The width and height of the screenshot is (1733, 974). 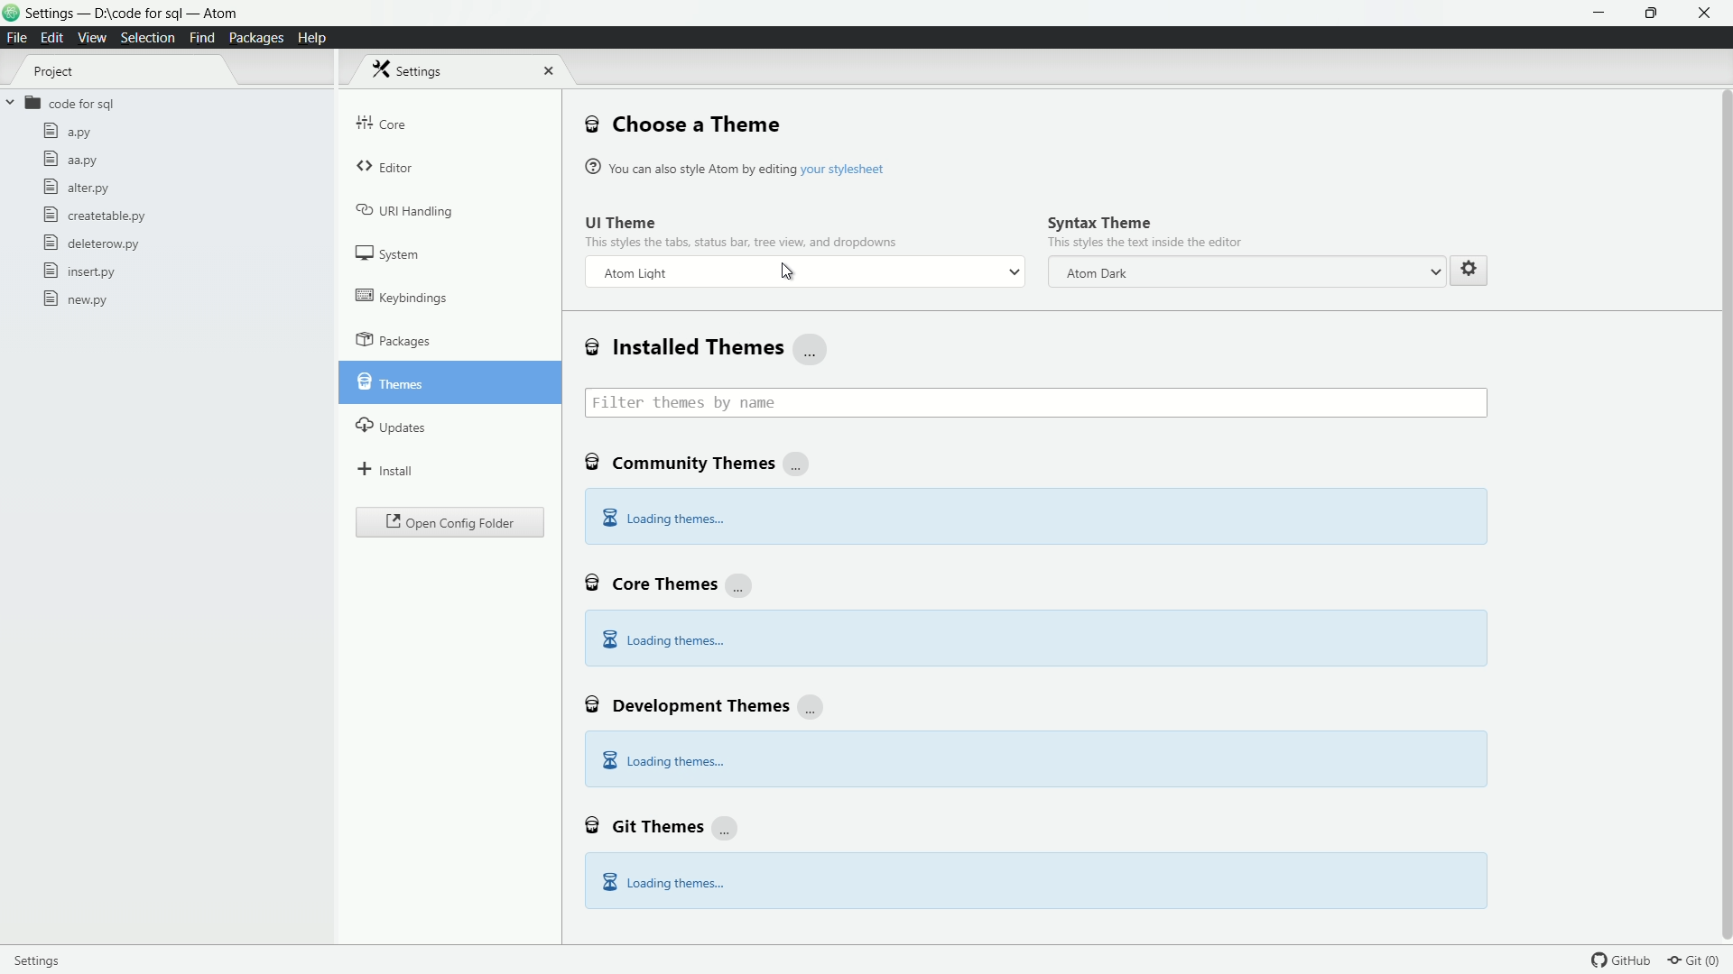 What do you see at coordinates (382, 123) in the screenshot?
I see `core` at bounding box center [382, 123].